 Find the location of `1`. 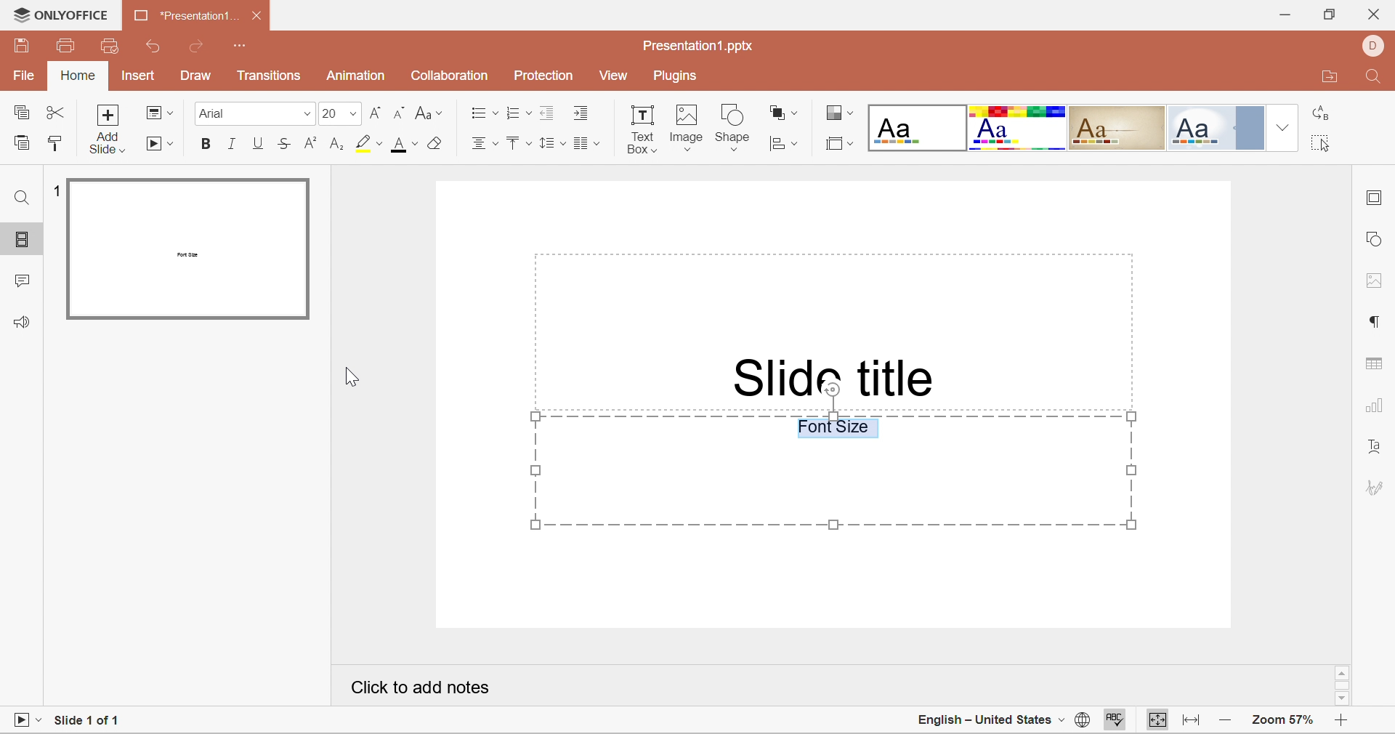

1 is located at coordinates (53, 190).